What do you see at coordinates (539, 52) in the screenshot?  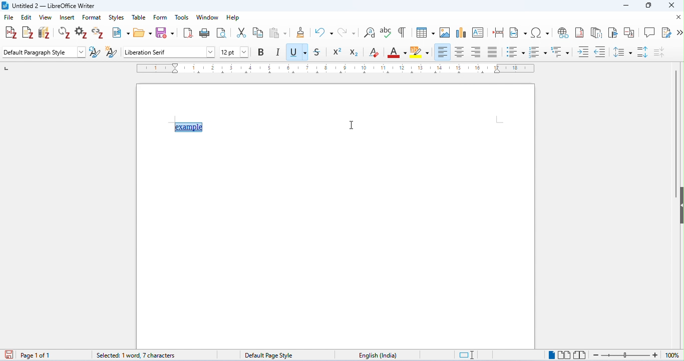 I see `numbered style` at bounding box center [539, 52].